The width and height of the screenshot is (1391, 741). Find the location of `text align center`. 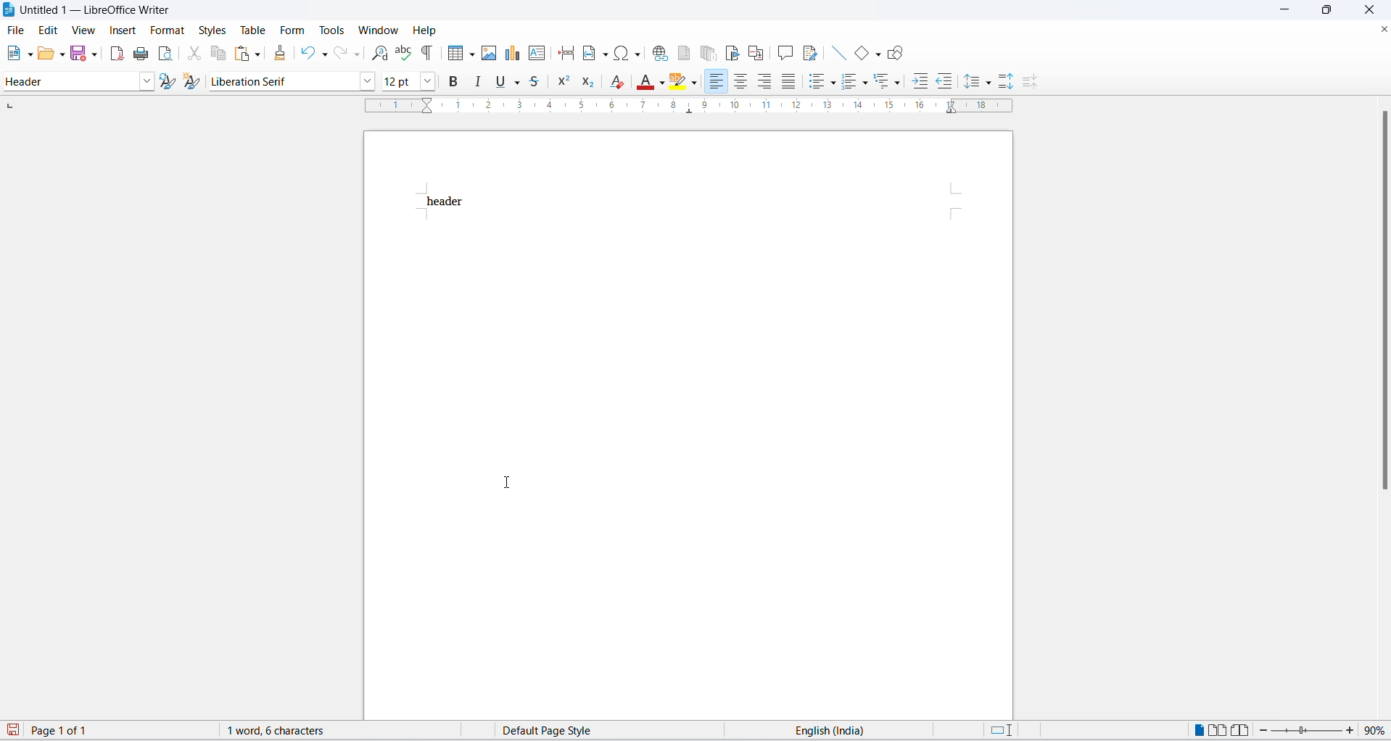

text align center is located at coordinates (744, 83).